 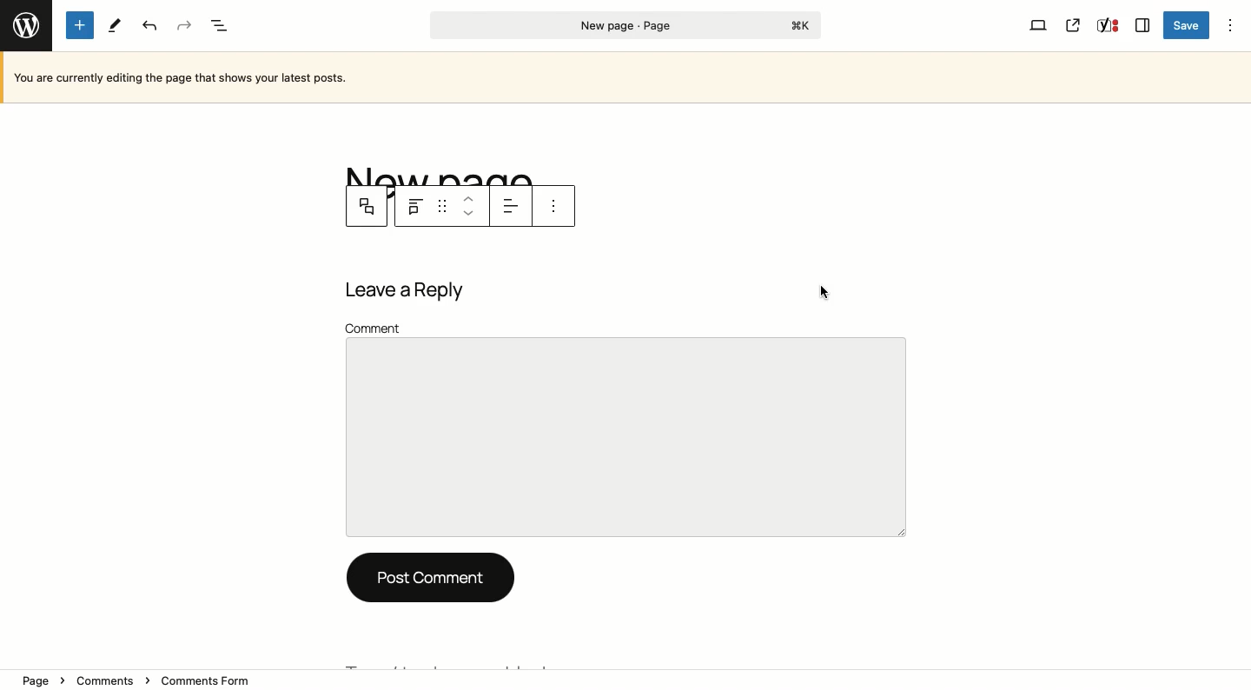 What do you see at coordinates (1231, 25) in the screenshot?
I see `Options` at bounding box center [1231, 25].